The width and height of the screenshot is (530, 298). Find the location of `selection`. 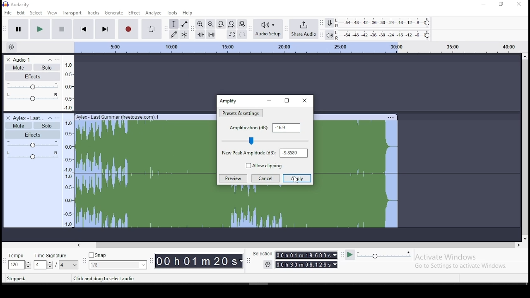

selection is located at coordinates (262, 254).